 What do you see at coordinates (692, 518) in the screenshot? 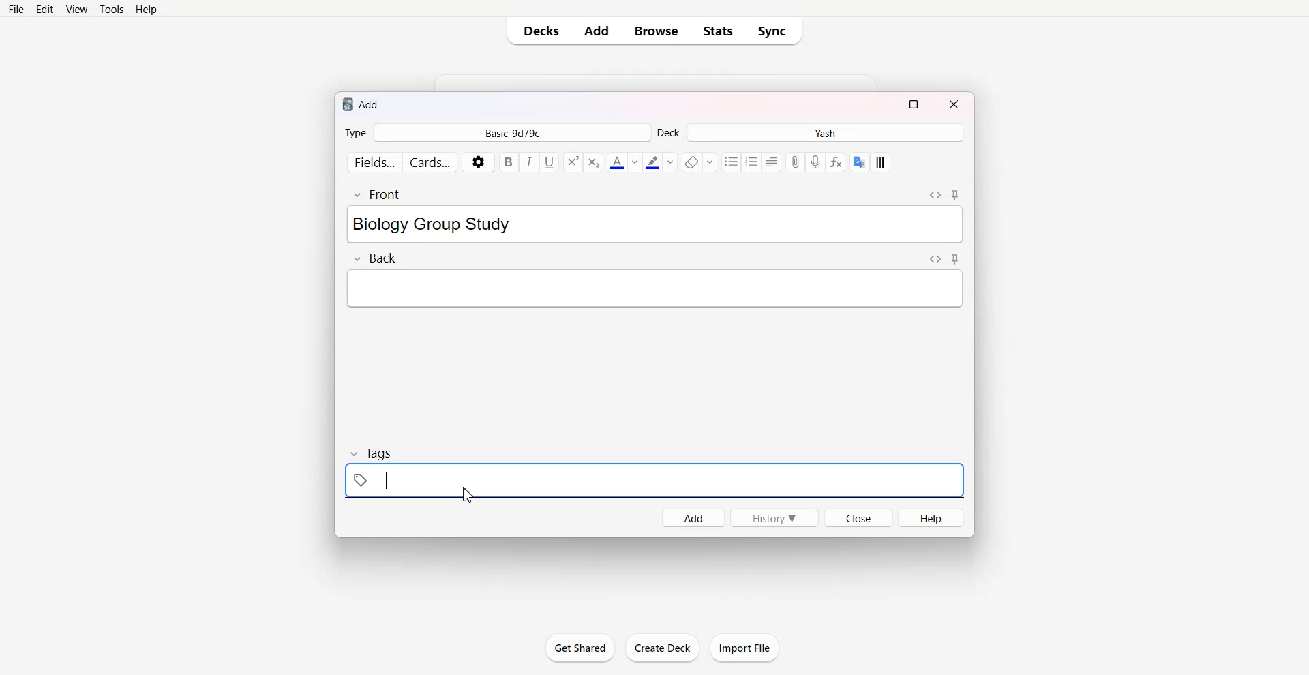
I see `Add` at bounding box center [692, 518].